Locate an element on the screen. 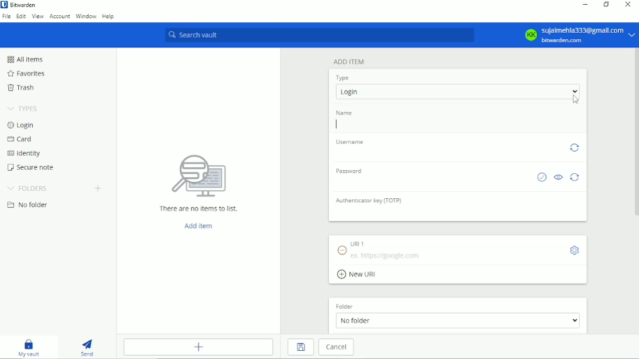 This screenshot has width=639, height=359. Toggle visibility is located at coordinates (558, 177).